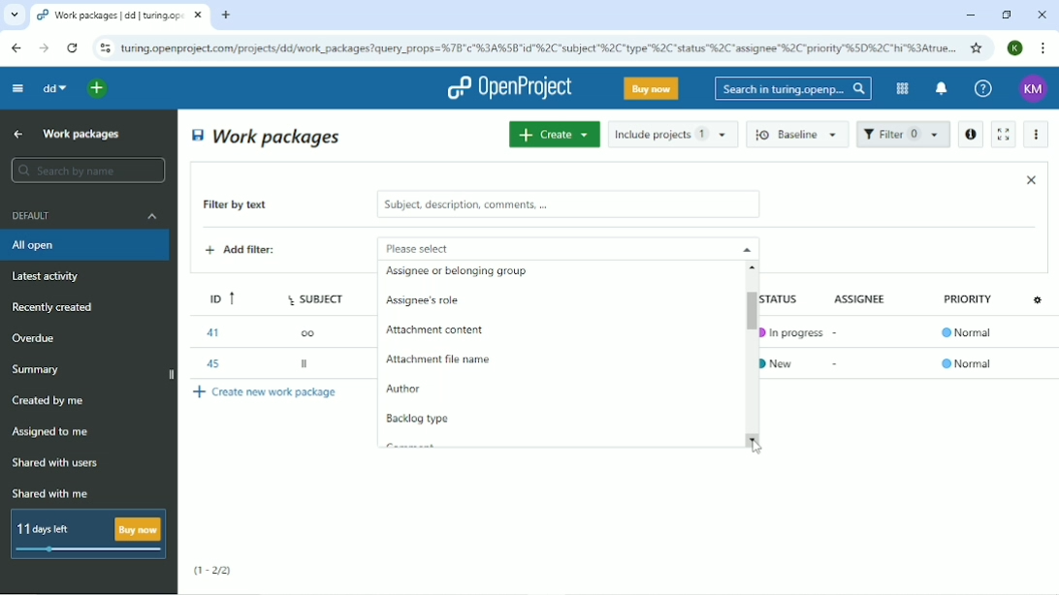 This screenshot has height=595, width=1059. What do you see at coordinates (799, 134) in the screenshot?
I see `Baseline` at bounding box center [799, 134].